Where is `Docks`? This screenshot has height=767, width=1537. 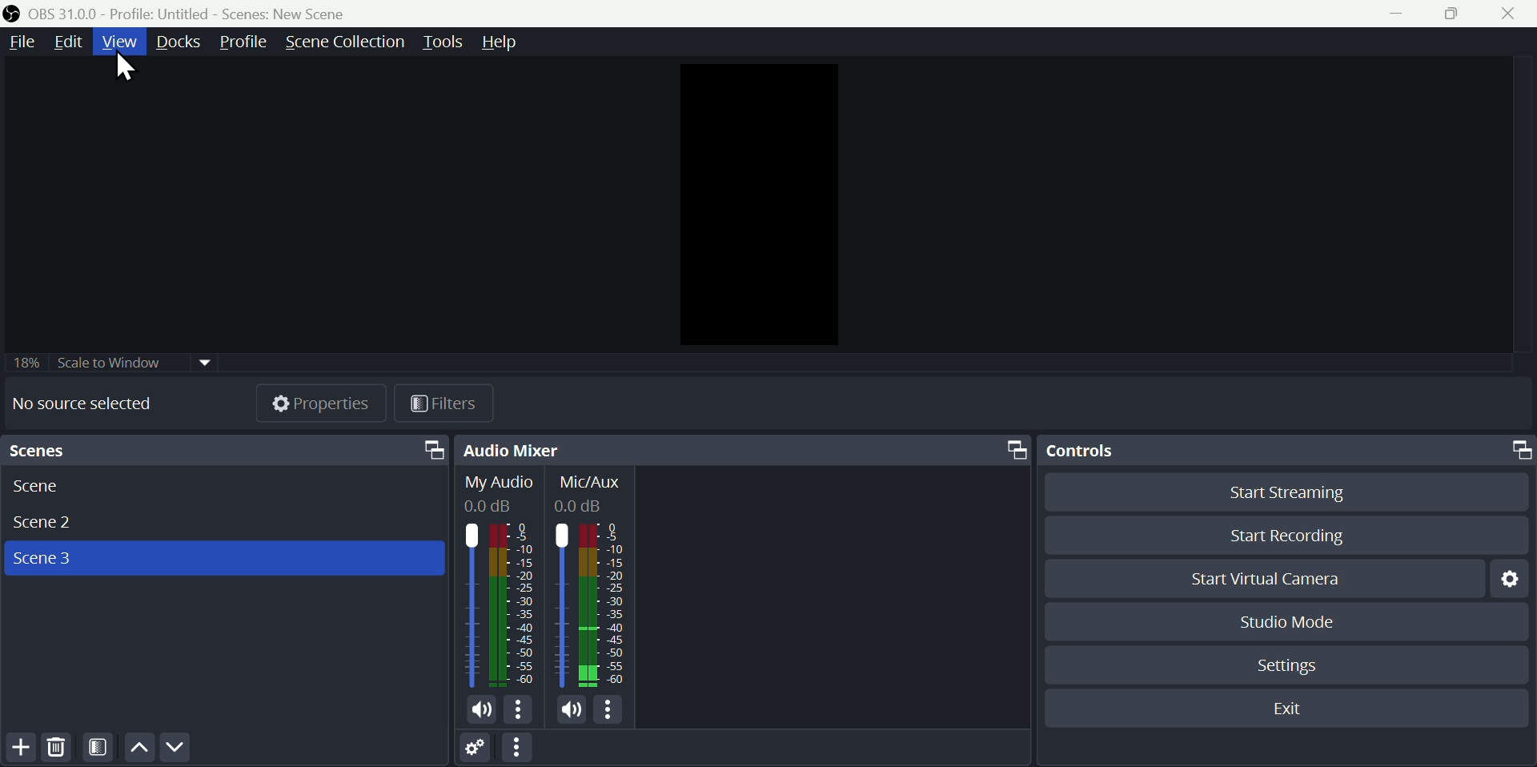 Docks is located at coordinates (183, 42).